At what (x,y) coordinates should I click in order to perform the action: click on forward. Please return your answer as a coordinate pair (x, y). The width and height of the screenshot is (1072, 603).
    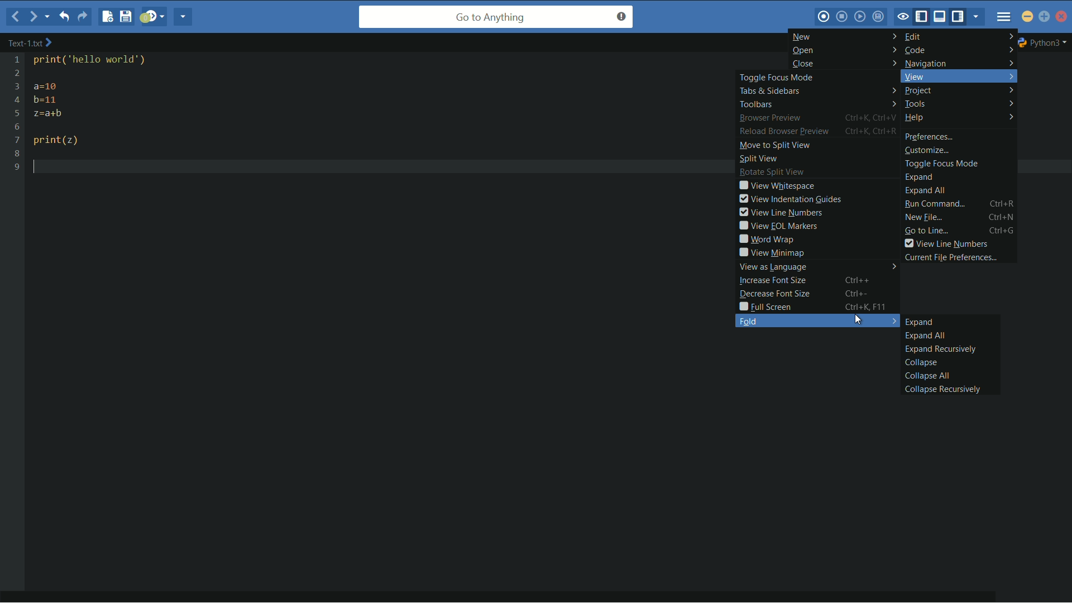
    Looking at the image, I should click on (31, 16).